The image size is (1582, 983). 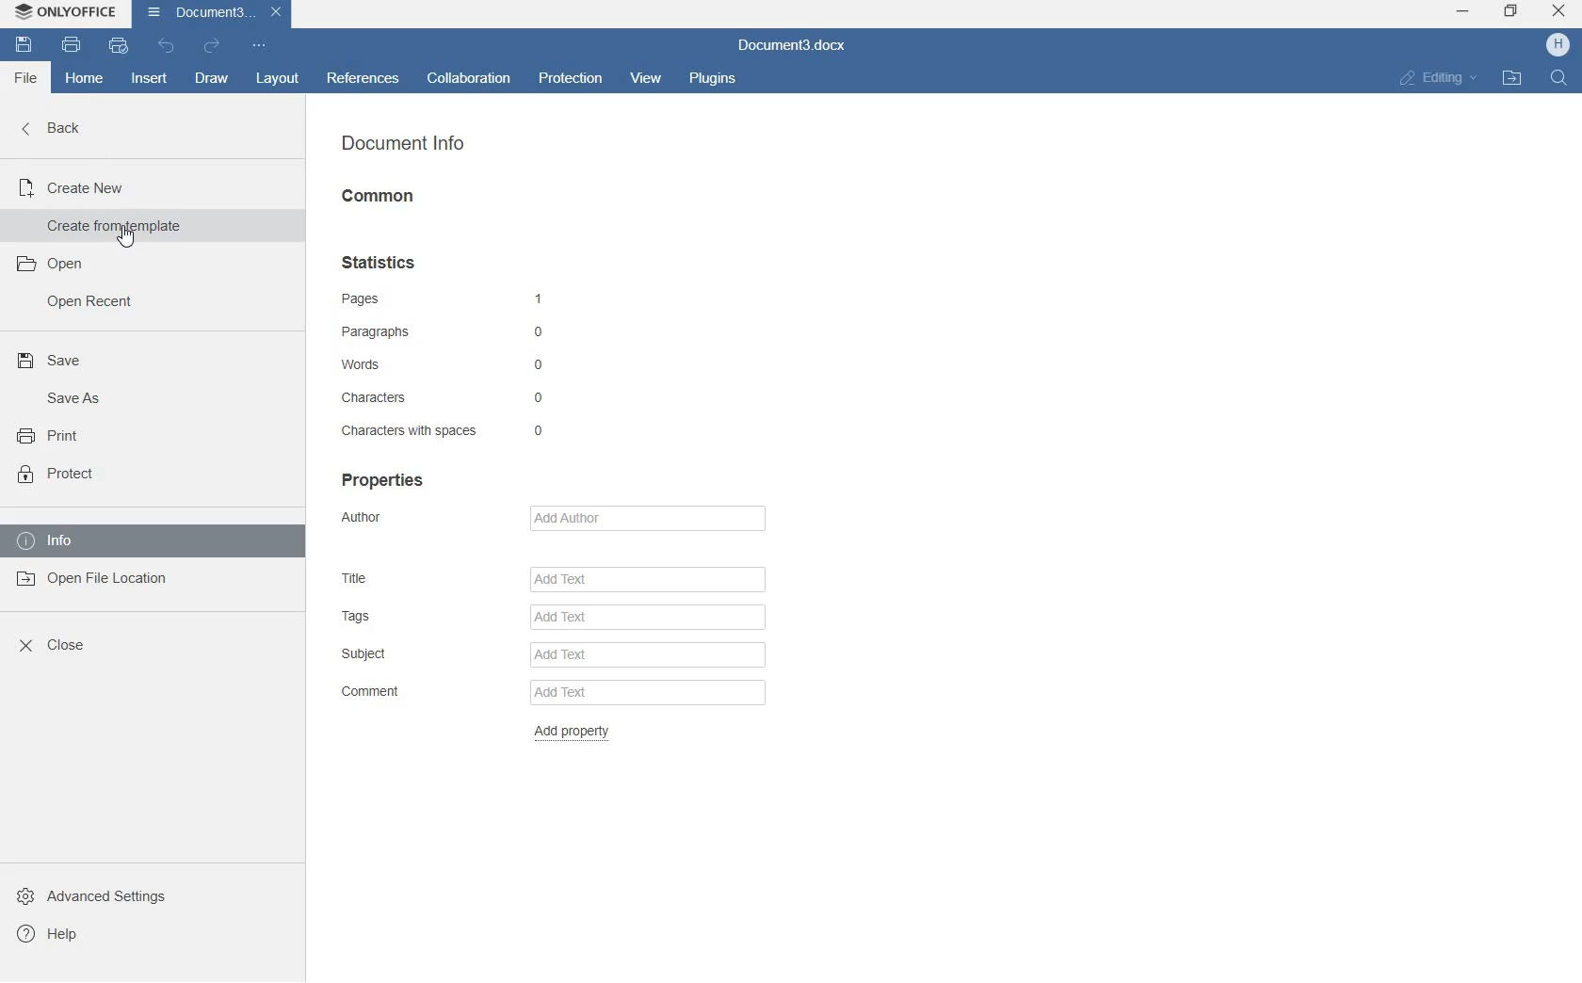 What do you see at coordinates (277, 12) in the screenshot?
I see `close document3` at bounding box center [277, 12].